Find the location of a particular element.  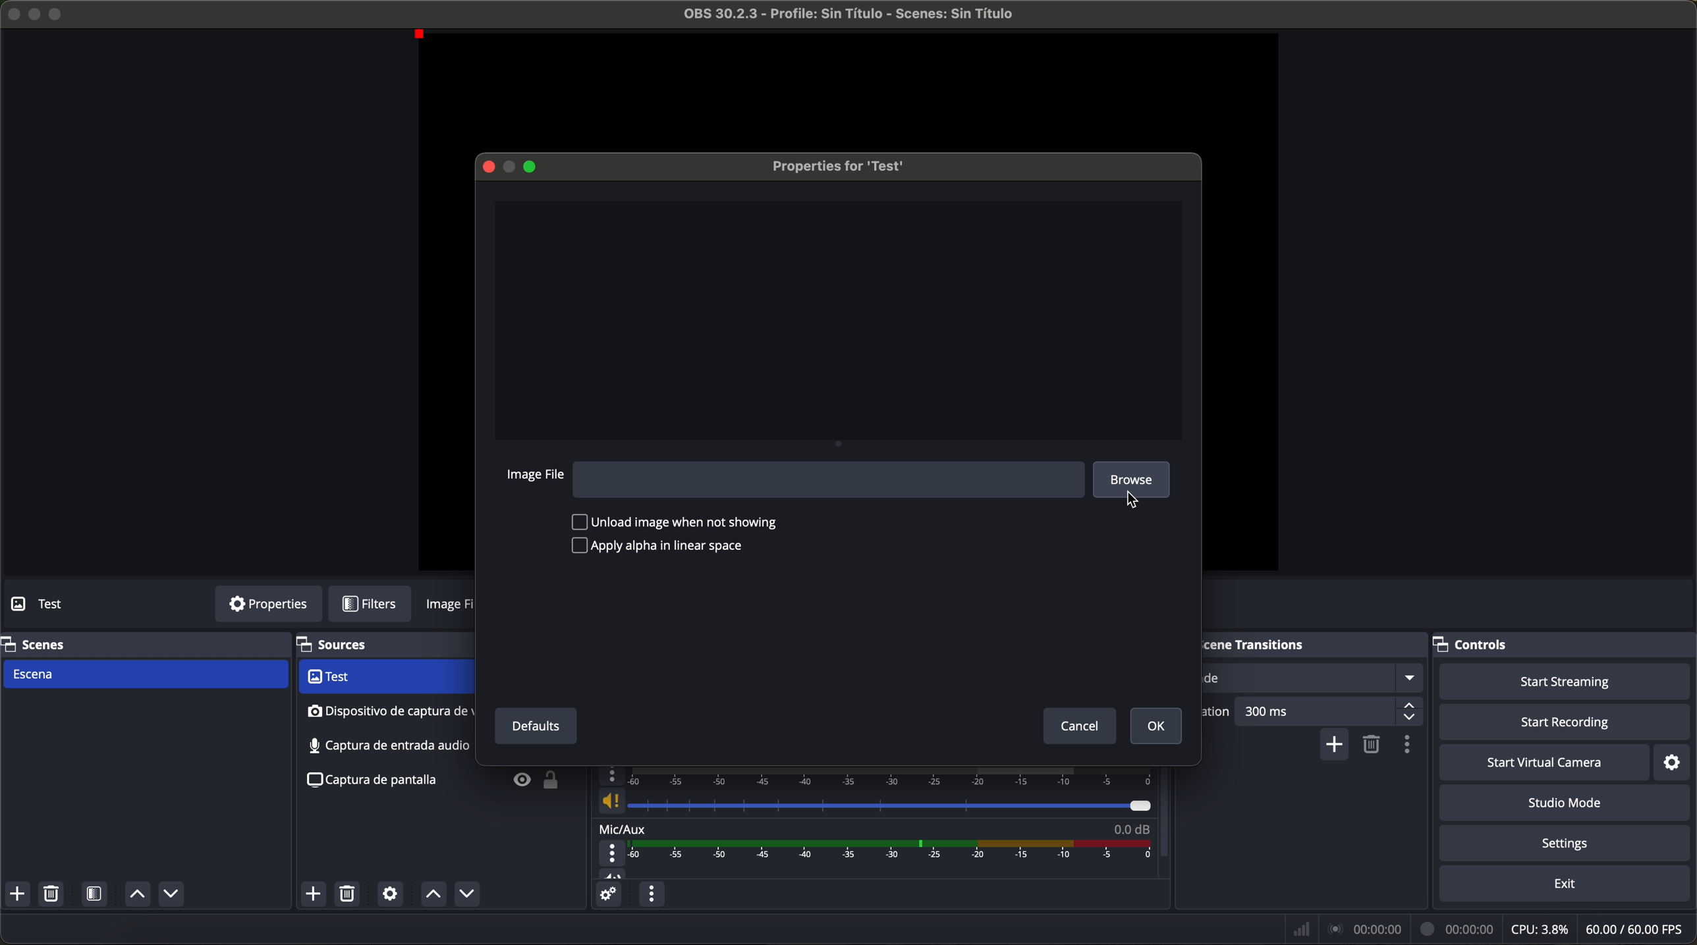

screenshot is located at coordinates (385, 745).